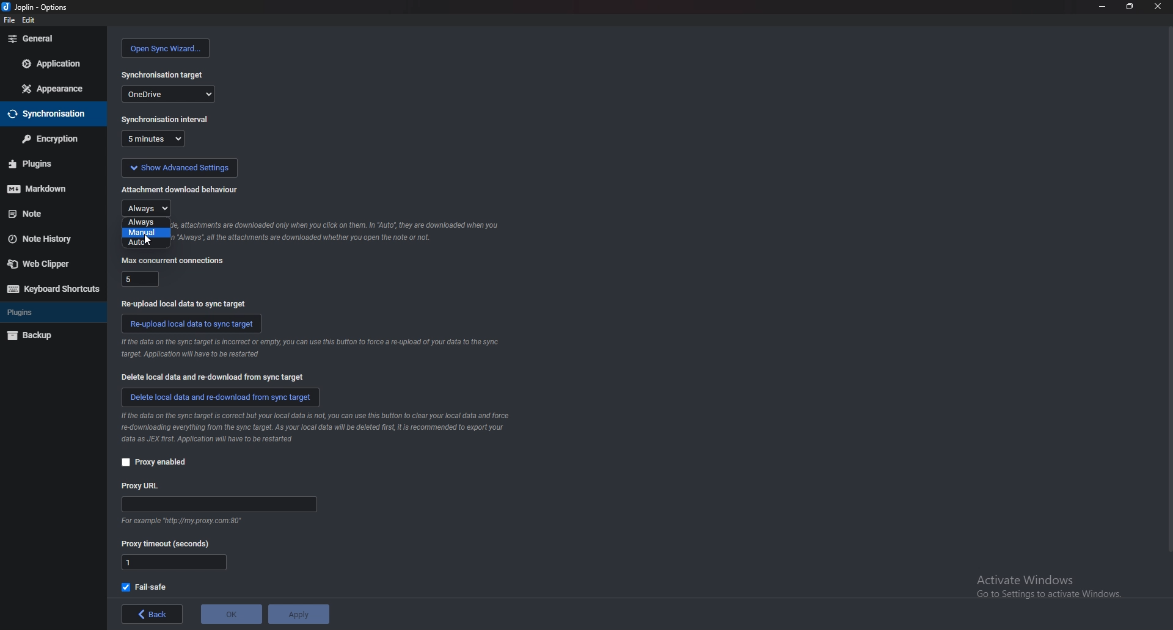 The width and height of the screenshot is (1173, 630). I want to click on keyboard shortcuts, so click(51, 288).